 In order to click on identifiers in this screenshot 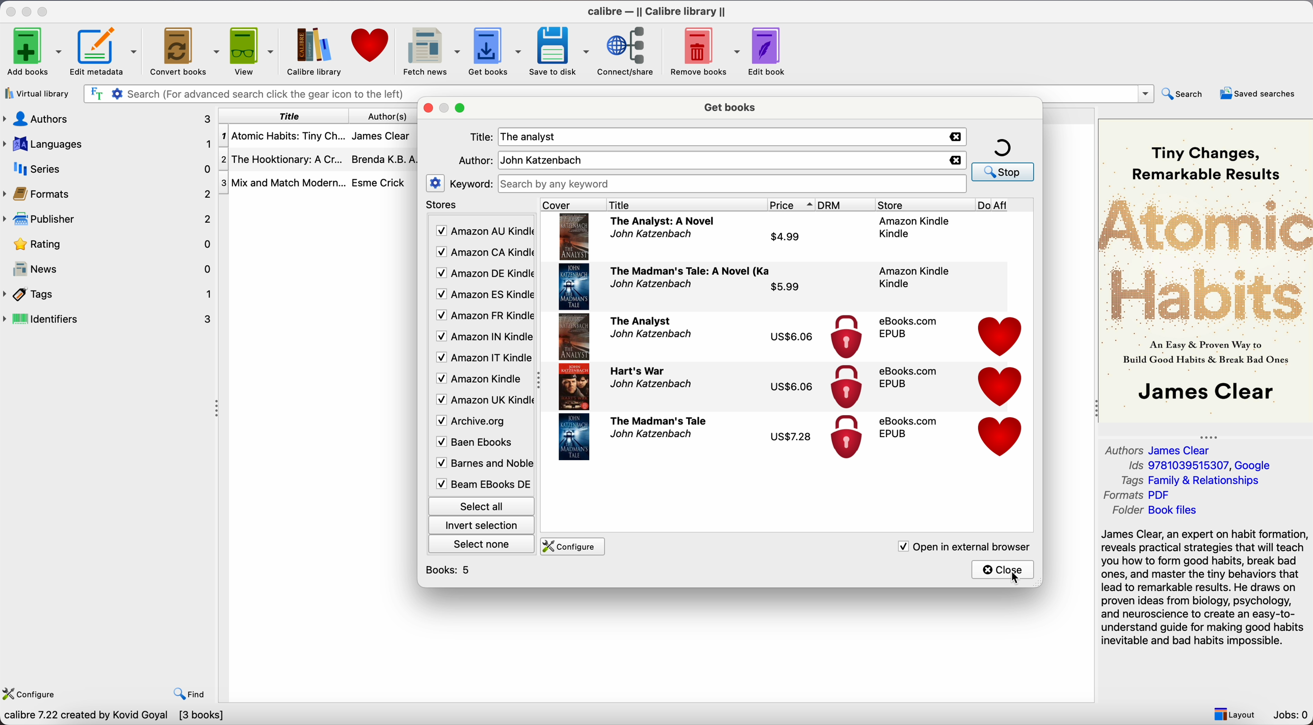, I will do `click(113, 318)`.